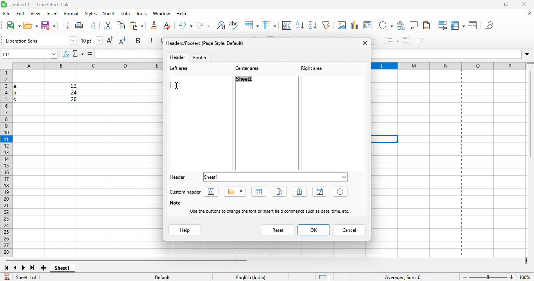 This screenshot has width=534, height=281. I want to click on rows, so click(6, 164).